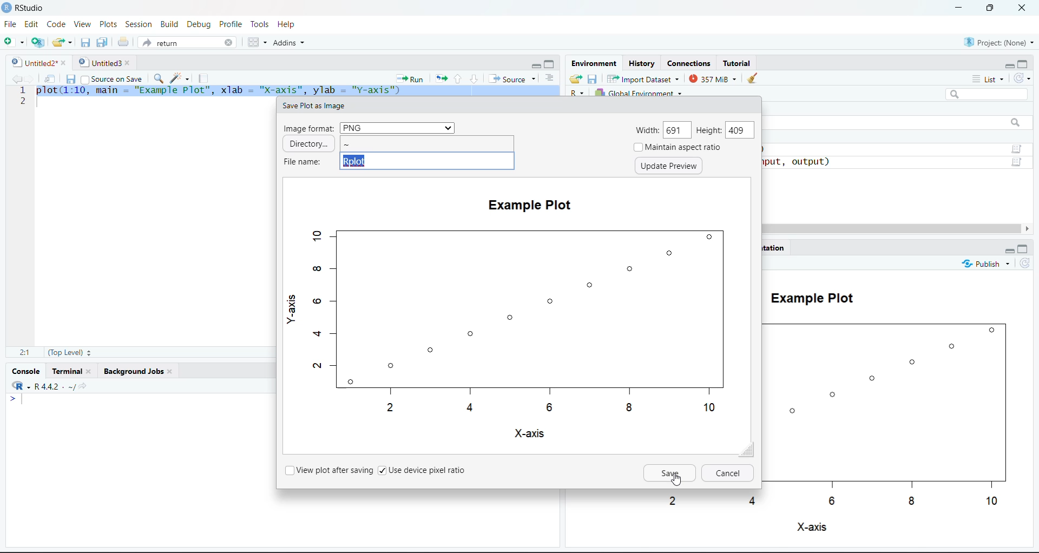 Image resolution: width=1039 pixels, height=553 pixels. Describe the element at coordinates (23, 97) in the screenshot. I see `1 2` at that location.